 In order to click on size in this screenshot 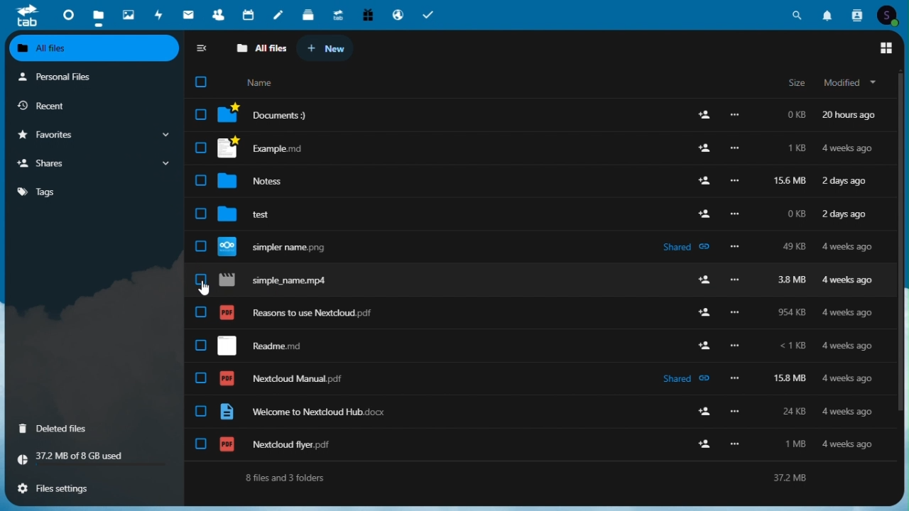, I will do `click(798, 84)`.